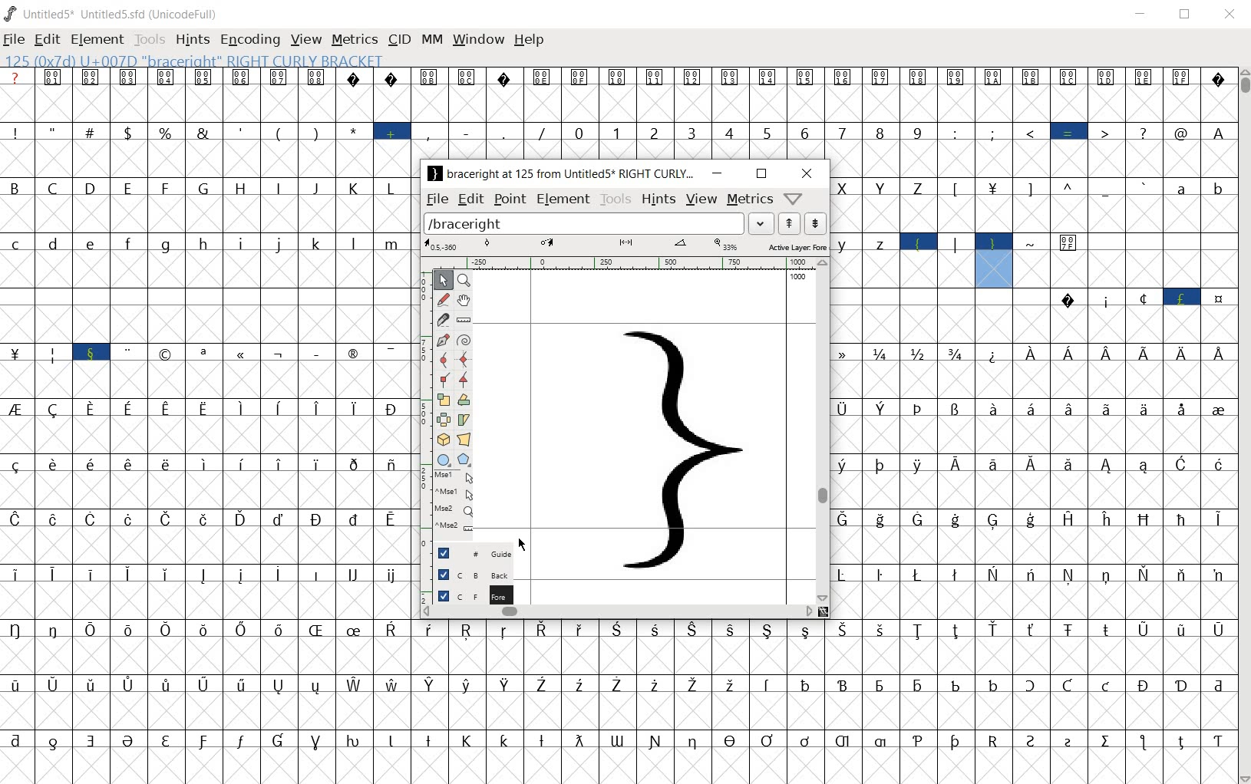 The image size is (1251, 784). Describe the element at coordinates (614, 199) in the screenshot. I see `tools` at that location.